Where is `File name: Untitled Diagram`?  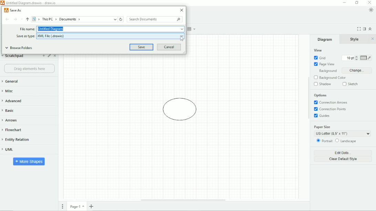
File name: Untitled Diagram is located at coordinates (102, 29).